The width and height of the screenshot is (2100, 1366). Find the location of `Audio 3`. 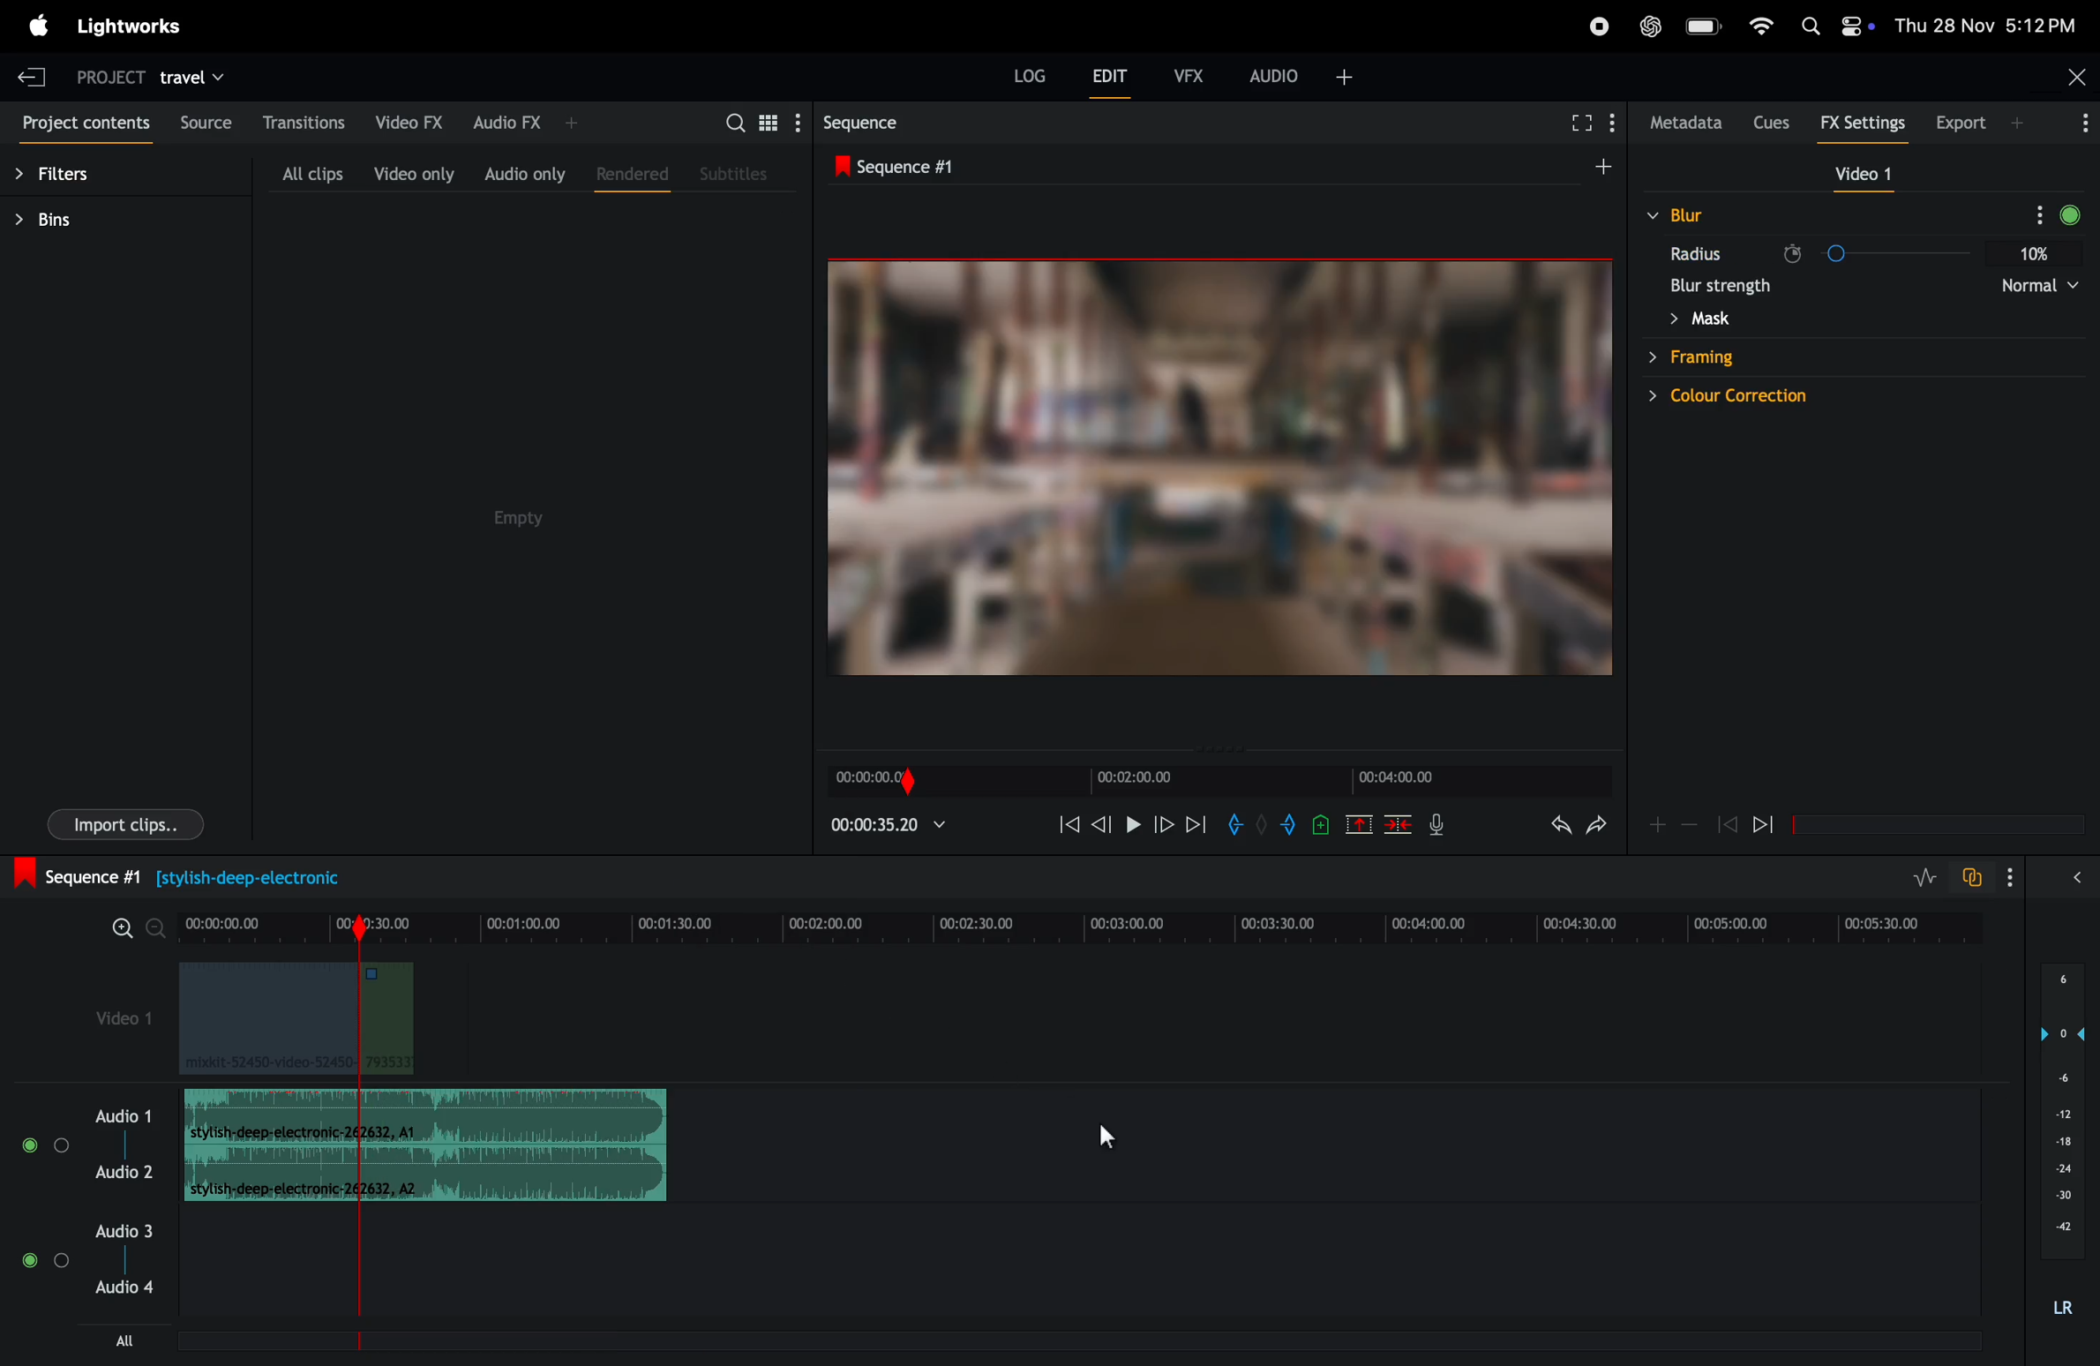

Audio 3 is located at coordinates (123, 1232).